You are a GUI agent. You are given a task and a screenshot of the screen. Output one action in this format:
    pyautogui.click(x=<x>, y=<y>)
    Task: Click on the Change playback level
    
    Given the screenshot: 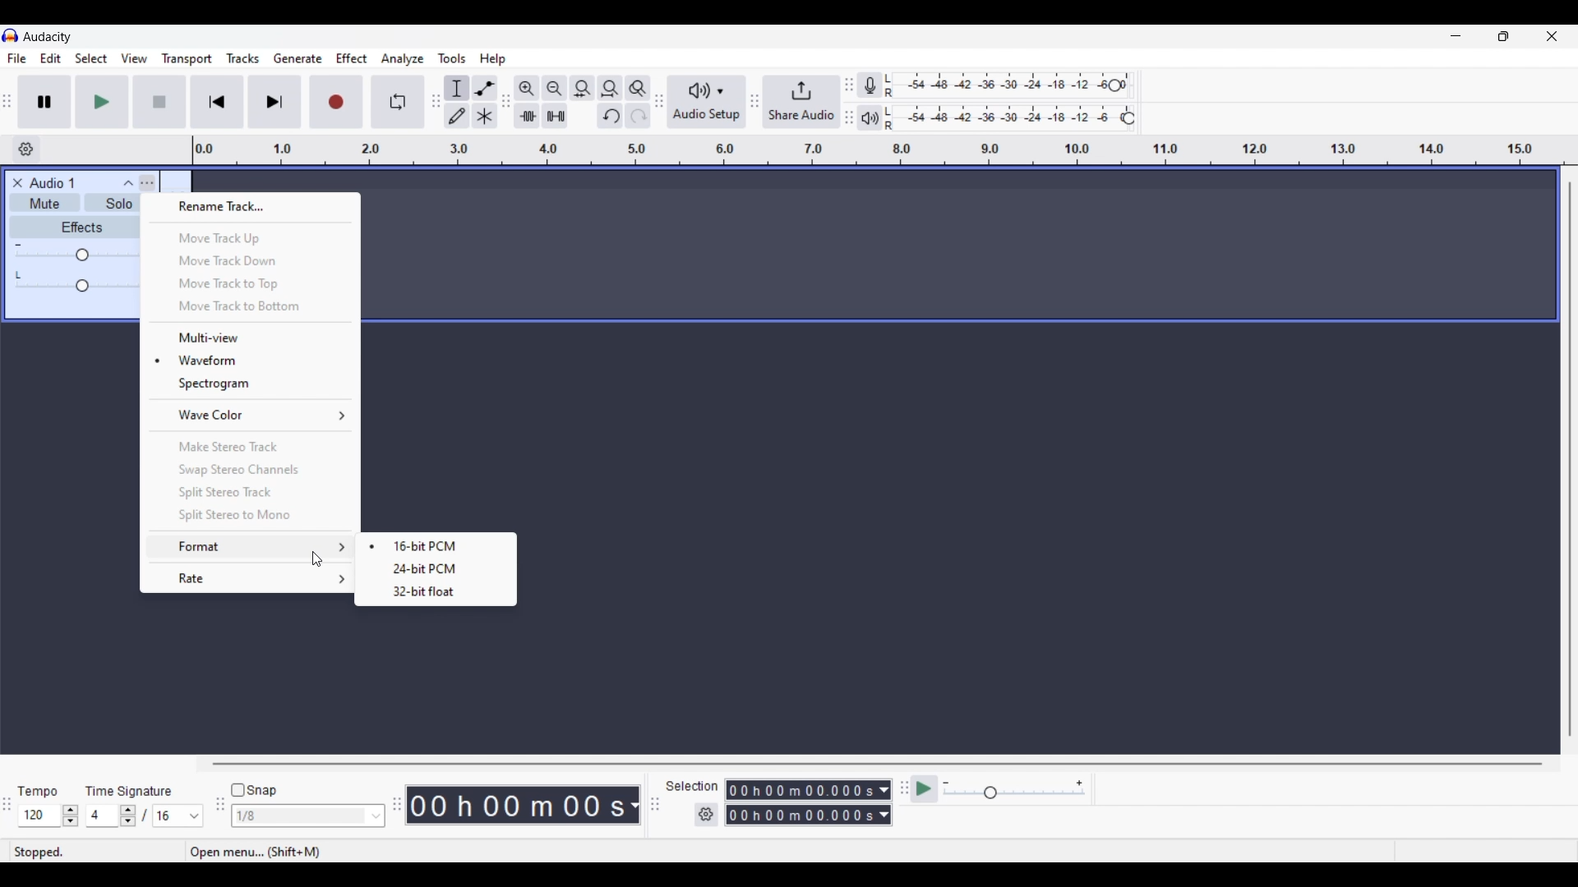 What is the action you would take?
    pyautogui.click(x=1128, y=119)
    